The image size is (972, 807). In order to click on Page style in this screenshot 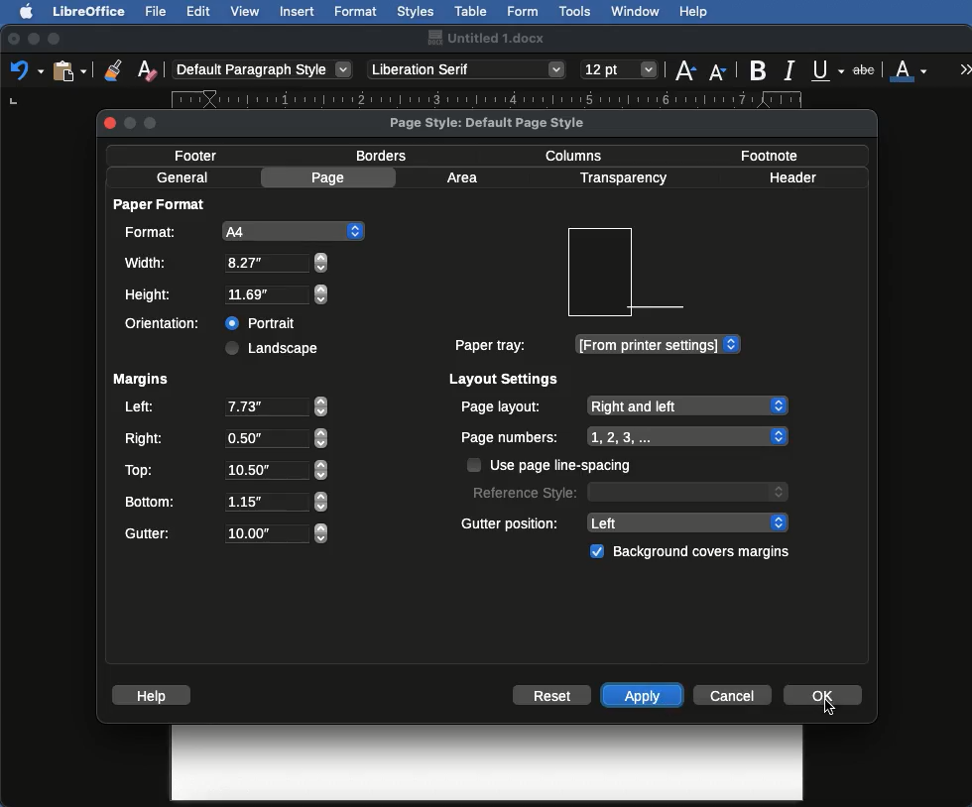, I will do `click(504, 122)`.